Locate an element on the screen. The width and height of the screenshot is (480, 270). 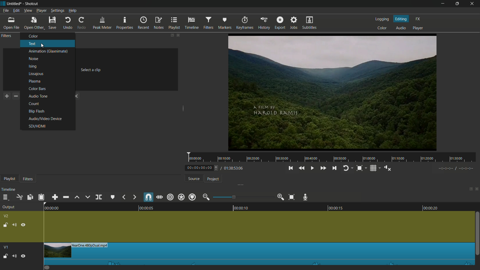
adjustment bar is located at coordinates (243, 197).